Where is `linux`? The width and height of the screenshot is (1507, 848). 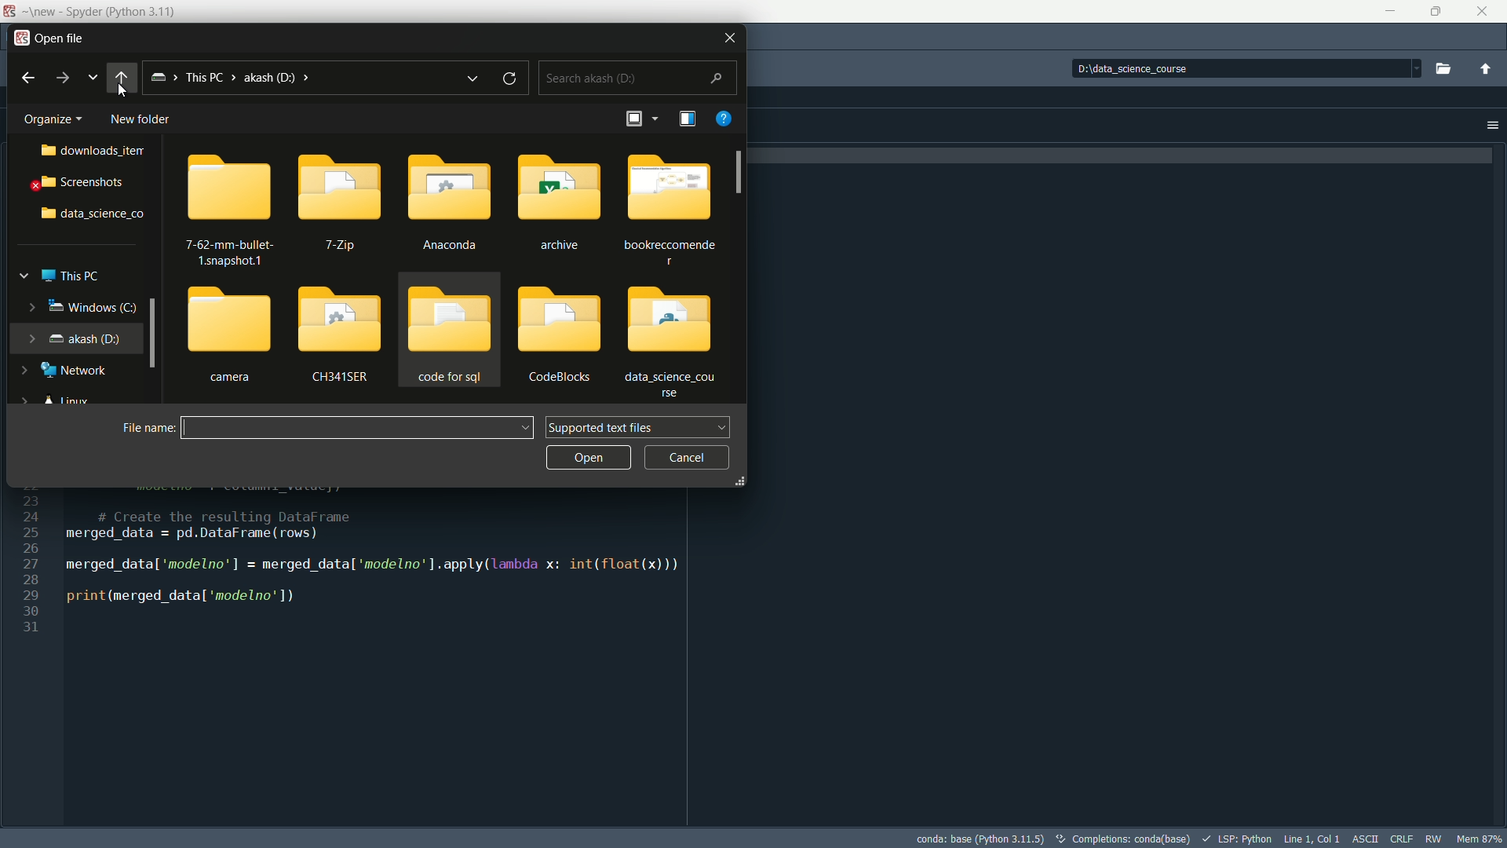 linux is located at coordinates (70, 401).